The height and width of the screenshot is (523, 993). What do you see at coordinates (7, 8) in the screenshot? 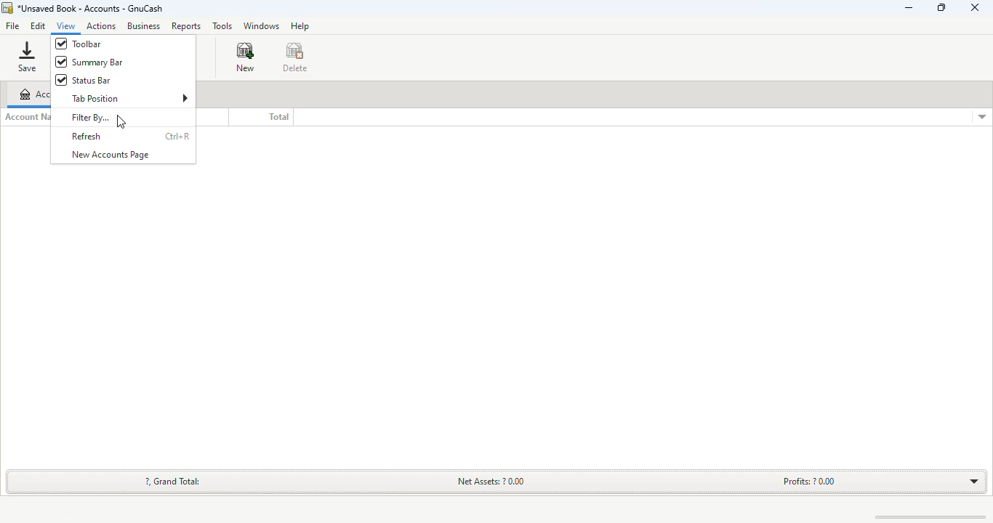
I see `logo` at bounding box center [7, 8].